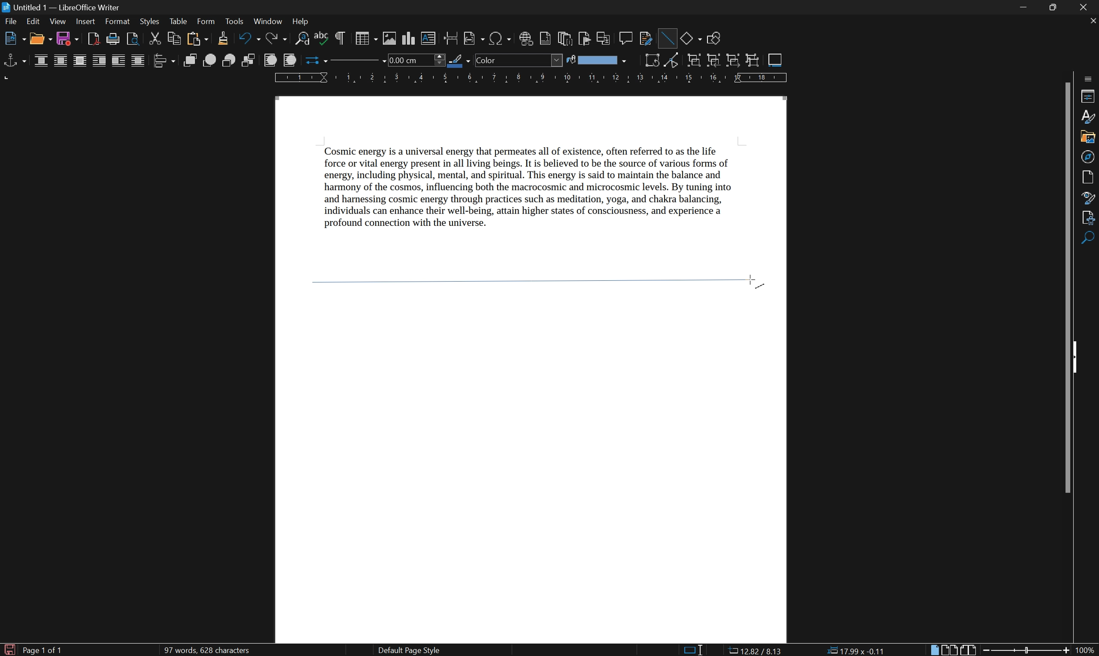  Describe the element at coordinates (112, 39) in the screenshot. I see `print` at that location.